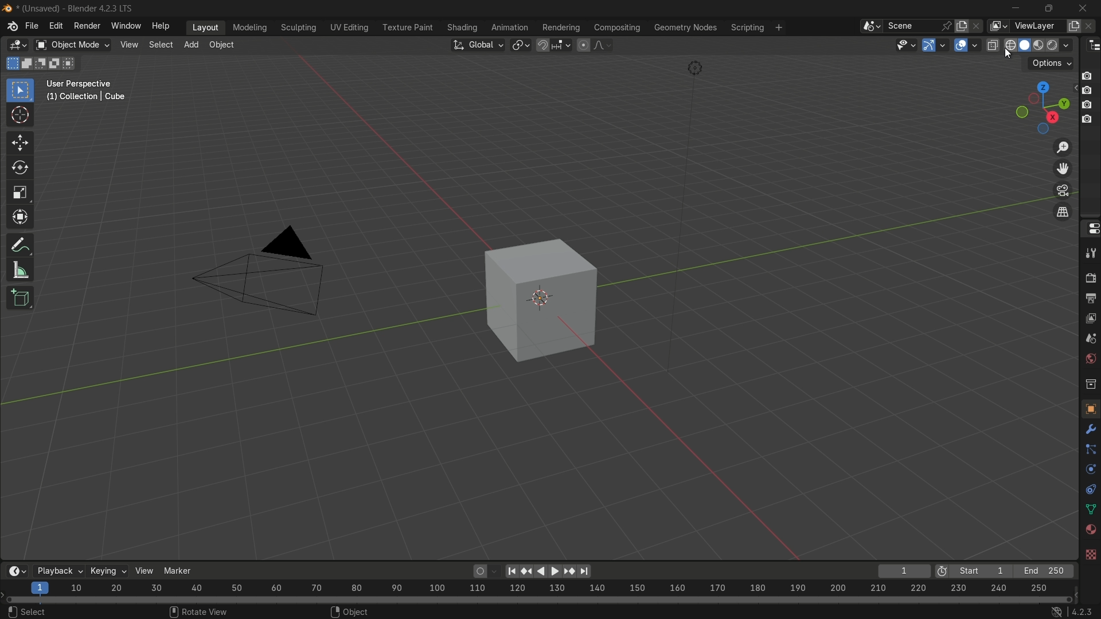 This screenshot has height=619, width=1101. What do you see at coordinates (1091, 448) in the screenshot?
I see `particles` at bounding box center [1091, 448].